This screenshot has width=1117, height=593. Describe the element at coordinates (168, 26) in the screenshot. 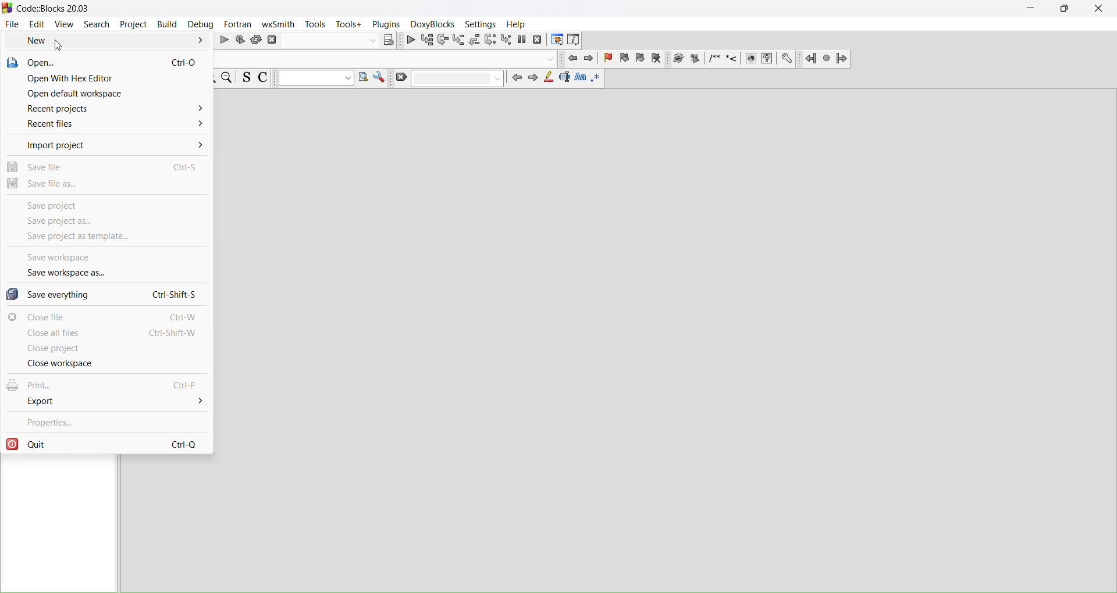

I see `build` at that location.